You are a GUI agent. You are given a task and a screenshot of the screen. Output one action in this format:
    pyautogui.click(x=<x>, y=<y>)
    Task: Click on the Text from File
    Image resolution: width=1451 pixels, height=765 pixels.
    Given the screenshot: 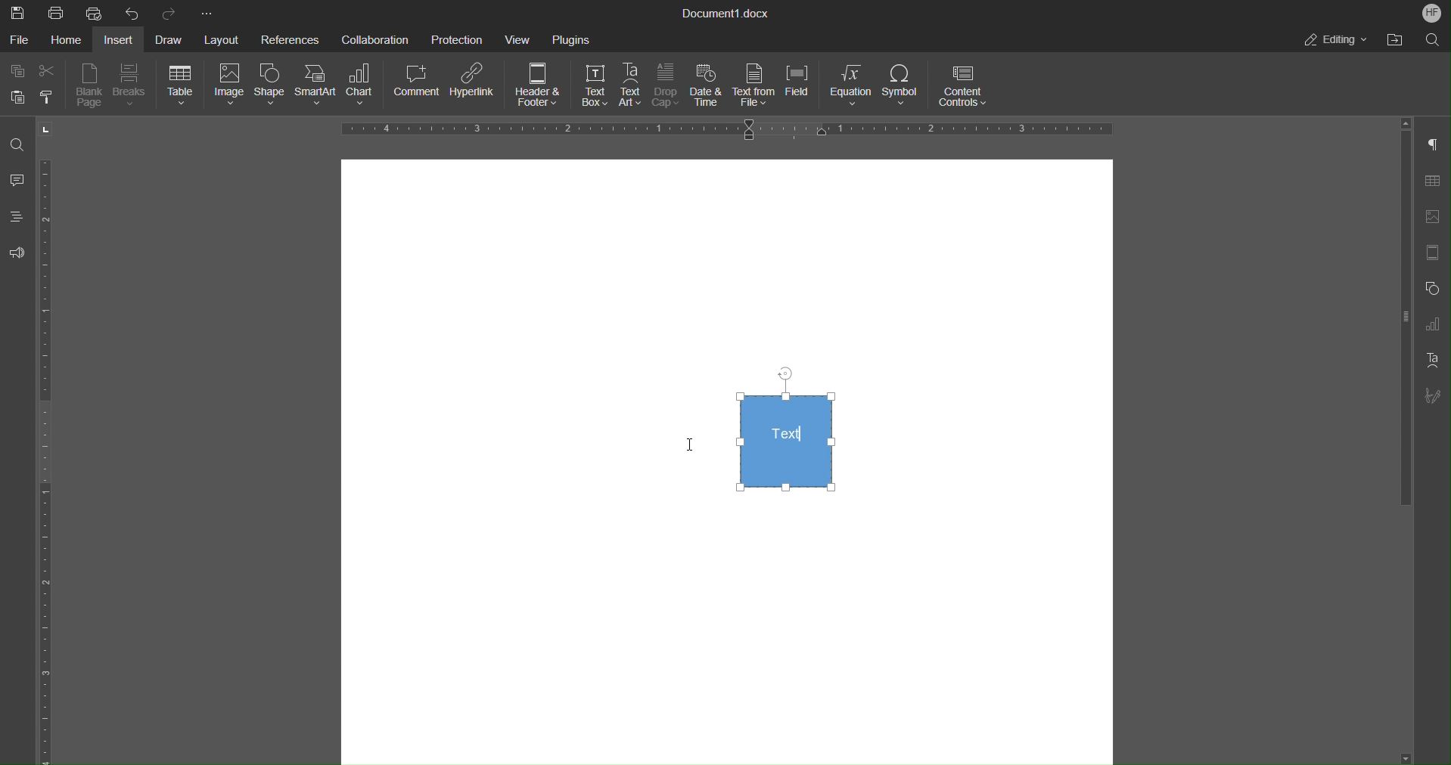 What is the action you would take?
    pyautogui.click(x=755, y=86)
    